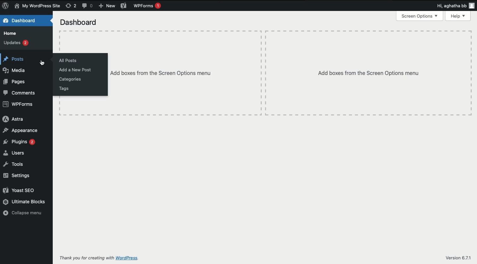  What do you see at coordinates (25, 214) in the screenshot?
I see `Collapse menu` at bounding box center [25, 214].